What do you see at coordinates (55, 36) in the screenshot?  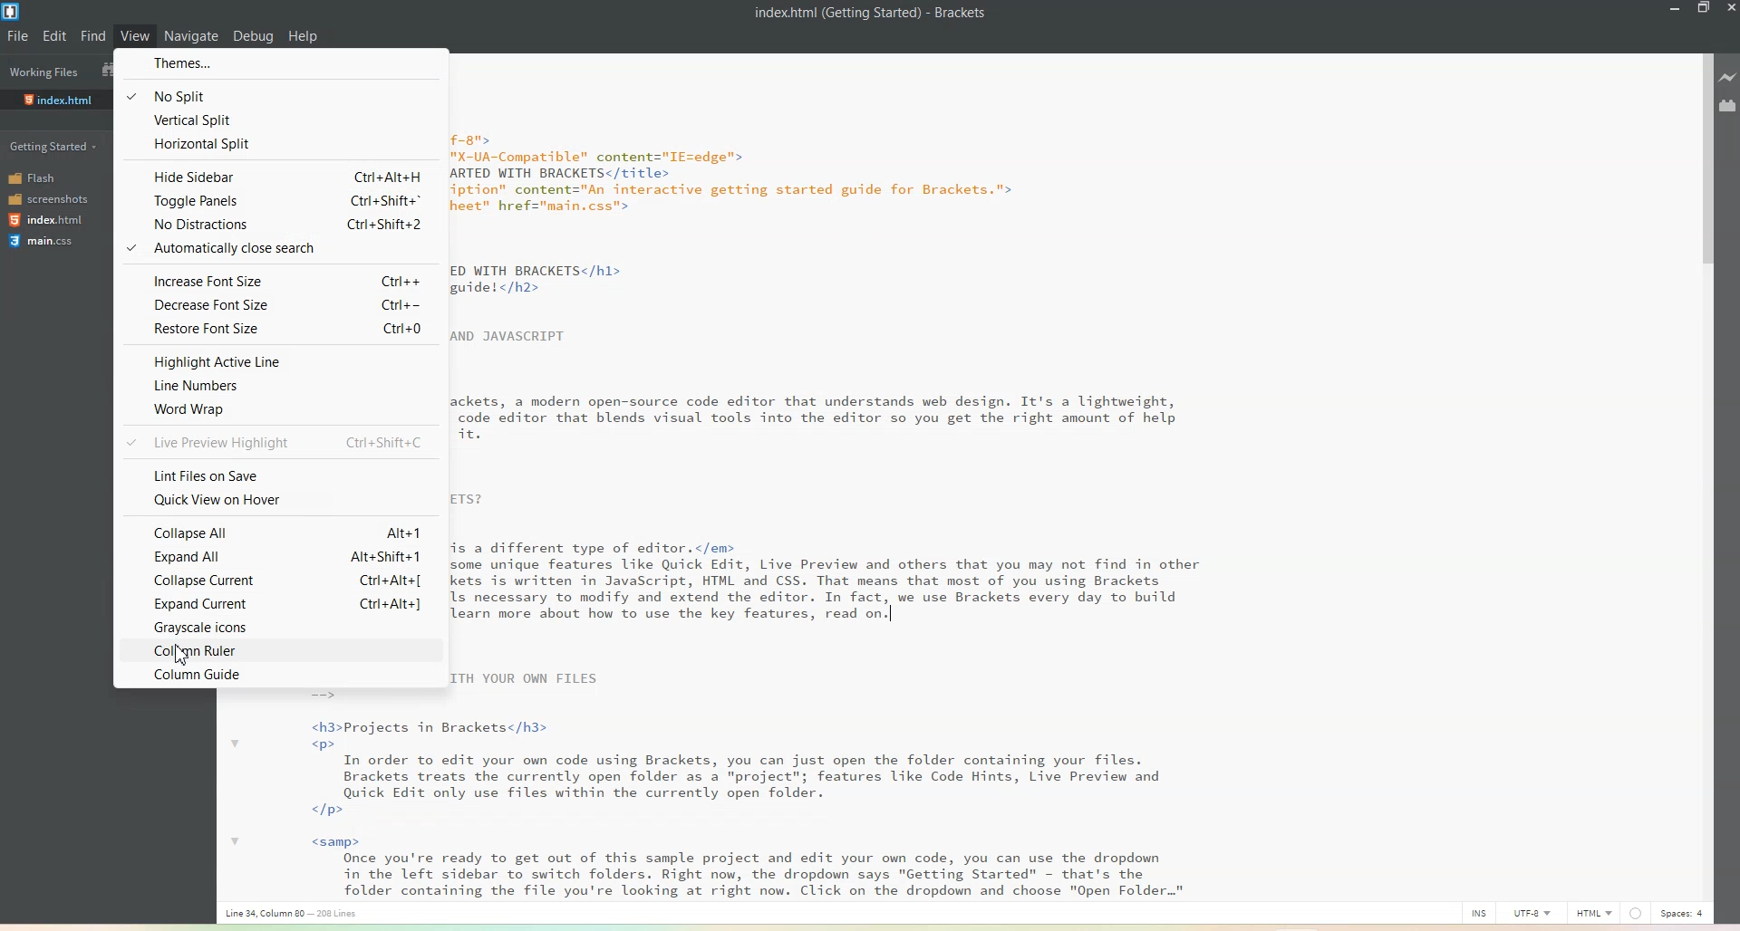 I see `Edit` at bounding box center [55, 36].